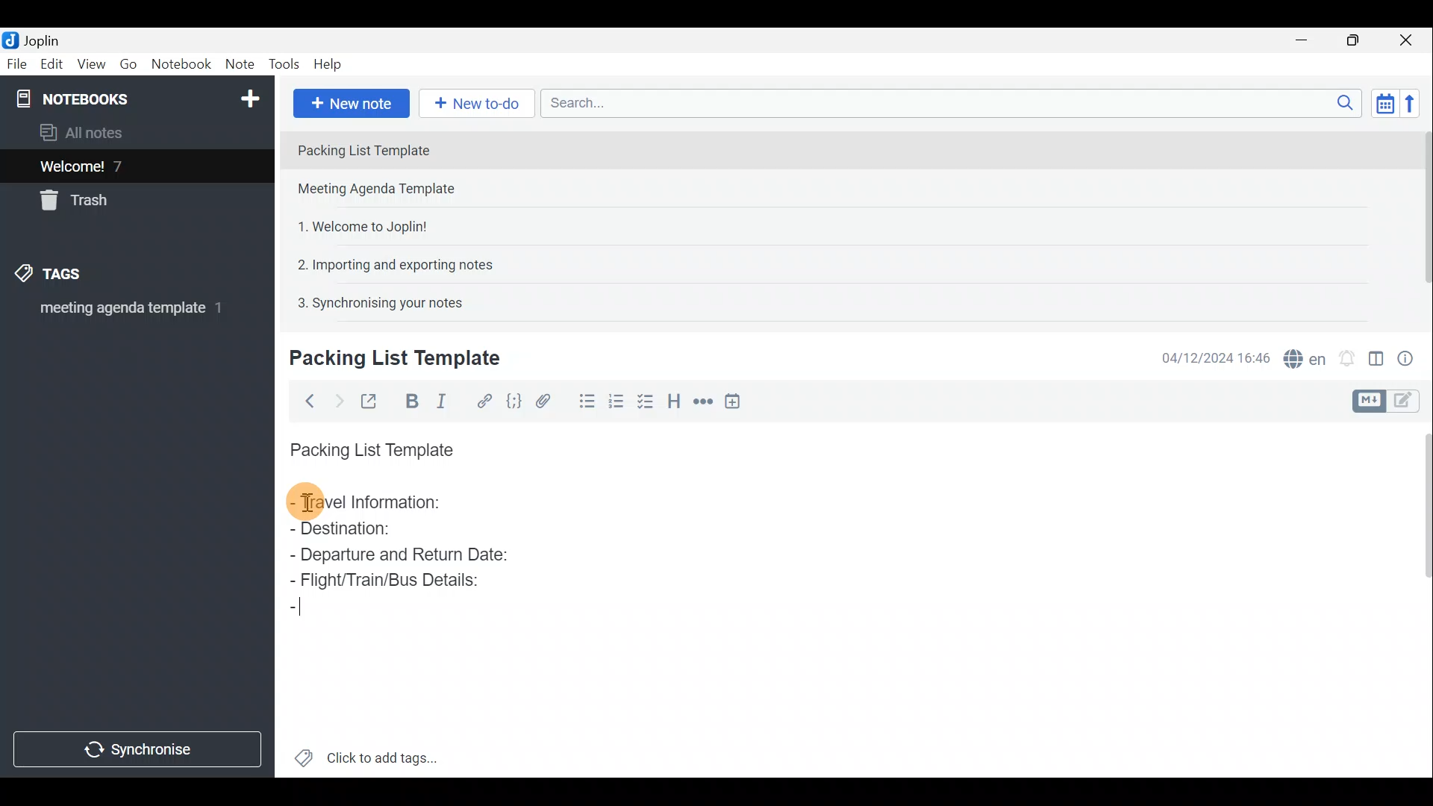 The width and height of the screenshot is (1433, 806). I want to click on Attach file, so click(543, 400).